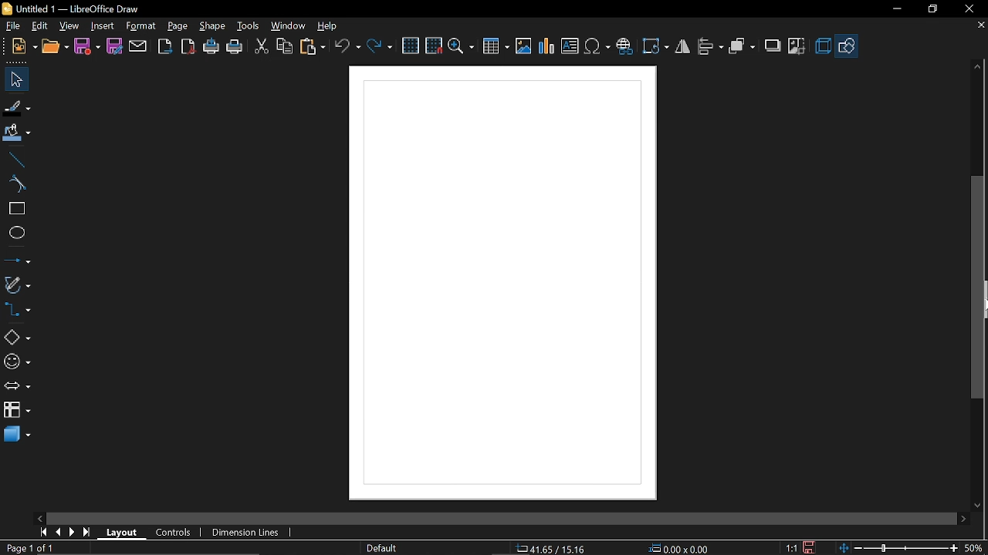 This screenshot has height=555, width=988. Describe the element at coordinates (177, 533) in the screenshot. I see `controls` at that location.